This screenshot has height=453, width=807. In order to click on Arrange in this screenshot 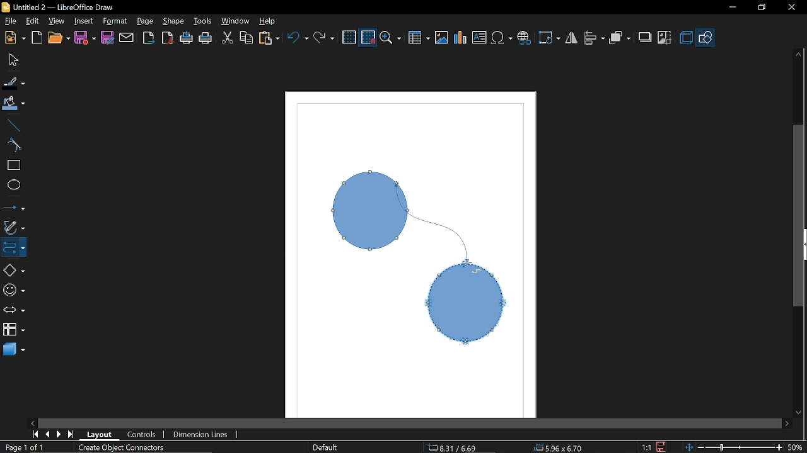, I will do `click(620, 38)`.